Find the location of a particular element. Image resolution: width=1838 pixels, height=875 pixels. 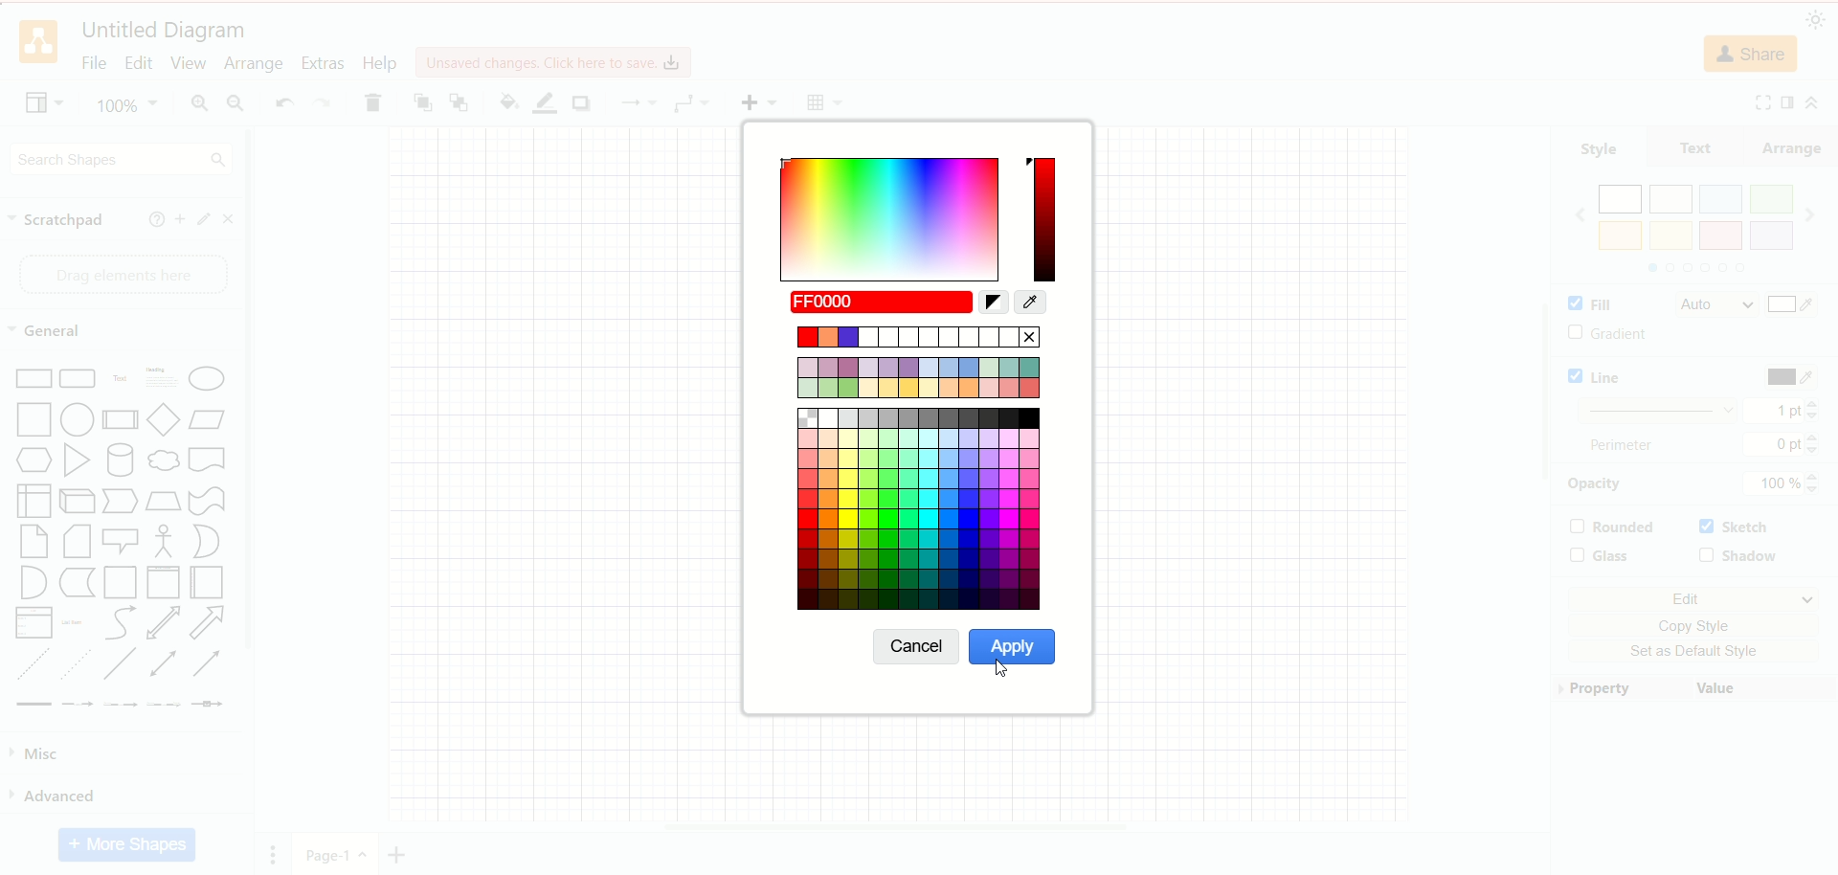

reset is located at coordinates (993, 303).